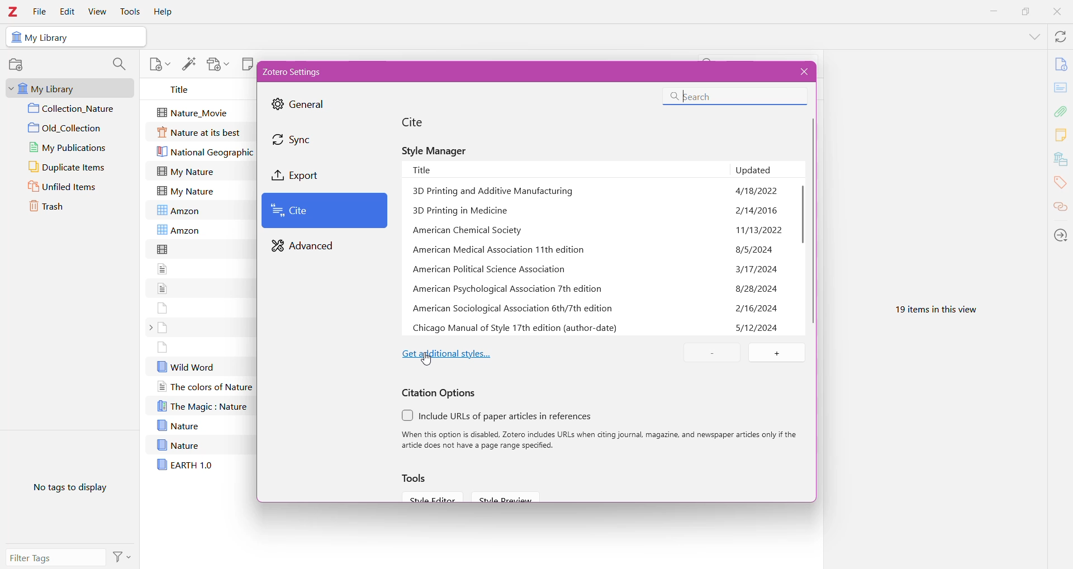 The width and height of the screenshot is (1073, 569). Describe the element at coordinates (815, 224) in the screenshot. I see `Vertical Scroll Bar - Zotero Settings` at that location.